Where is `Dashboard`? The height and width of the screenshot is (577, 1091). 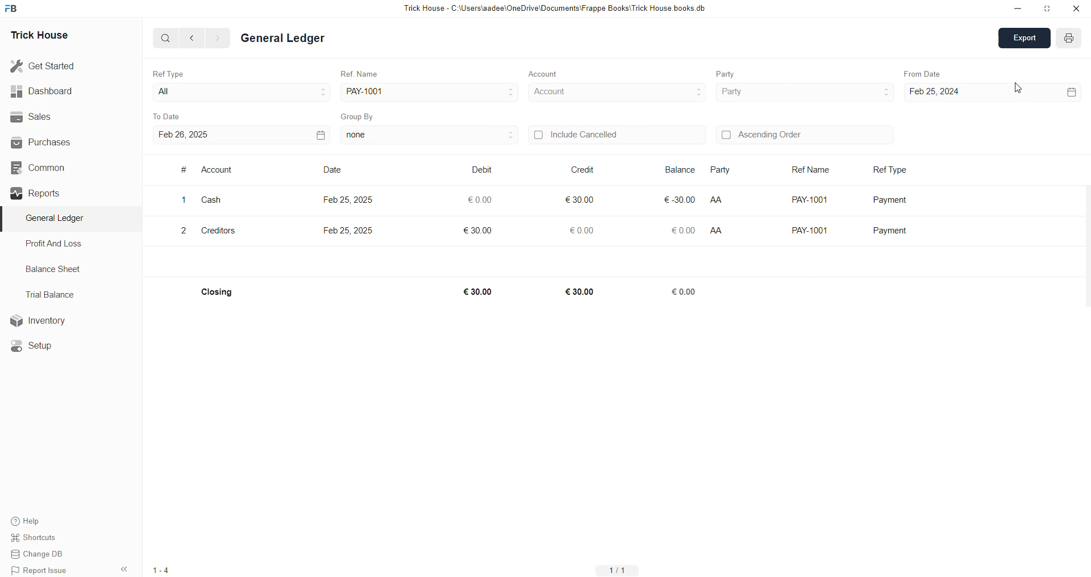
Dashboard is located at coordinates (44, 91).